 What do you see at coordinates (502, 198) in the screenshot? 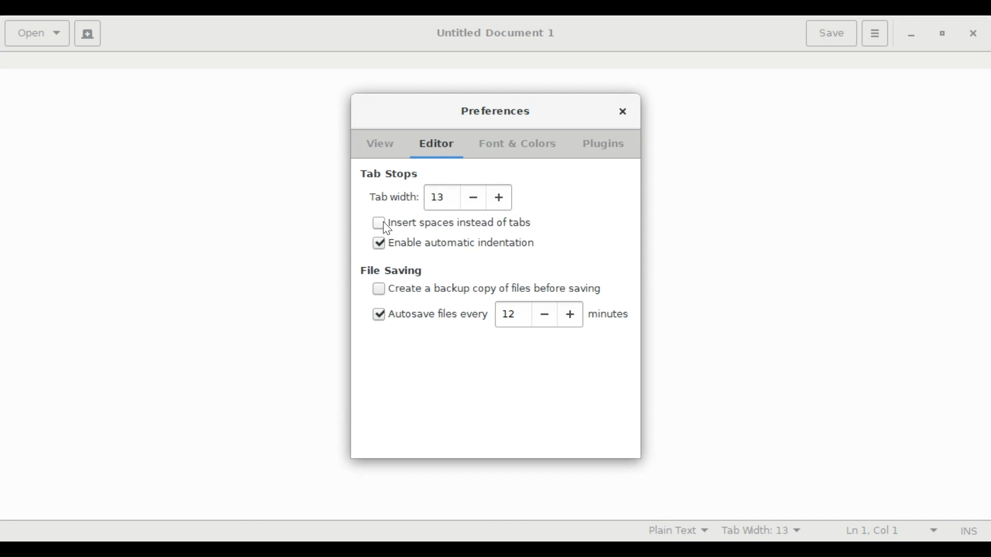
I see `Increase` at bounding box center [502, 198].